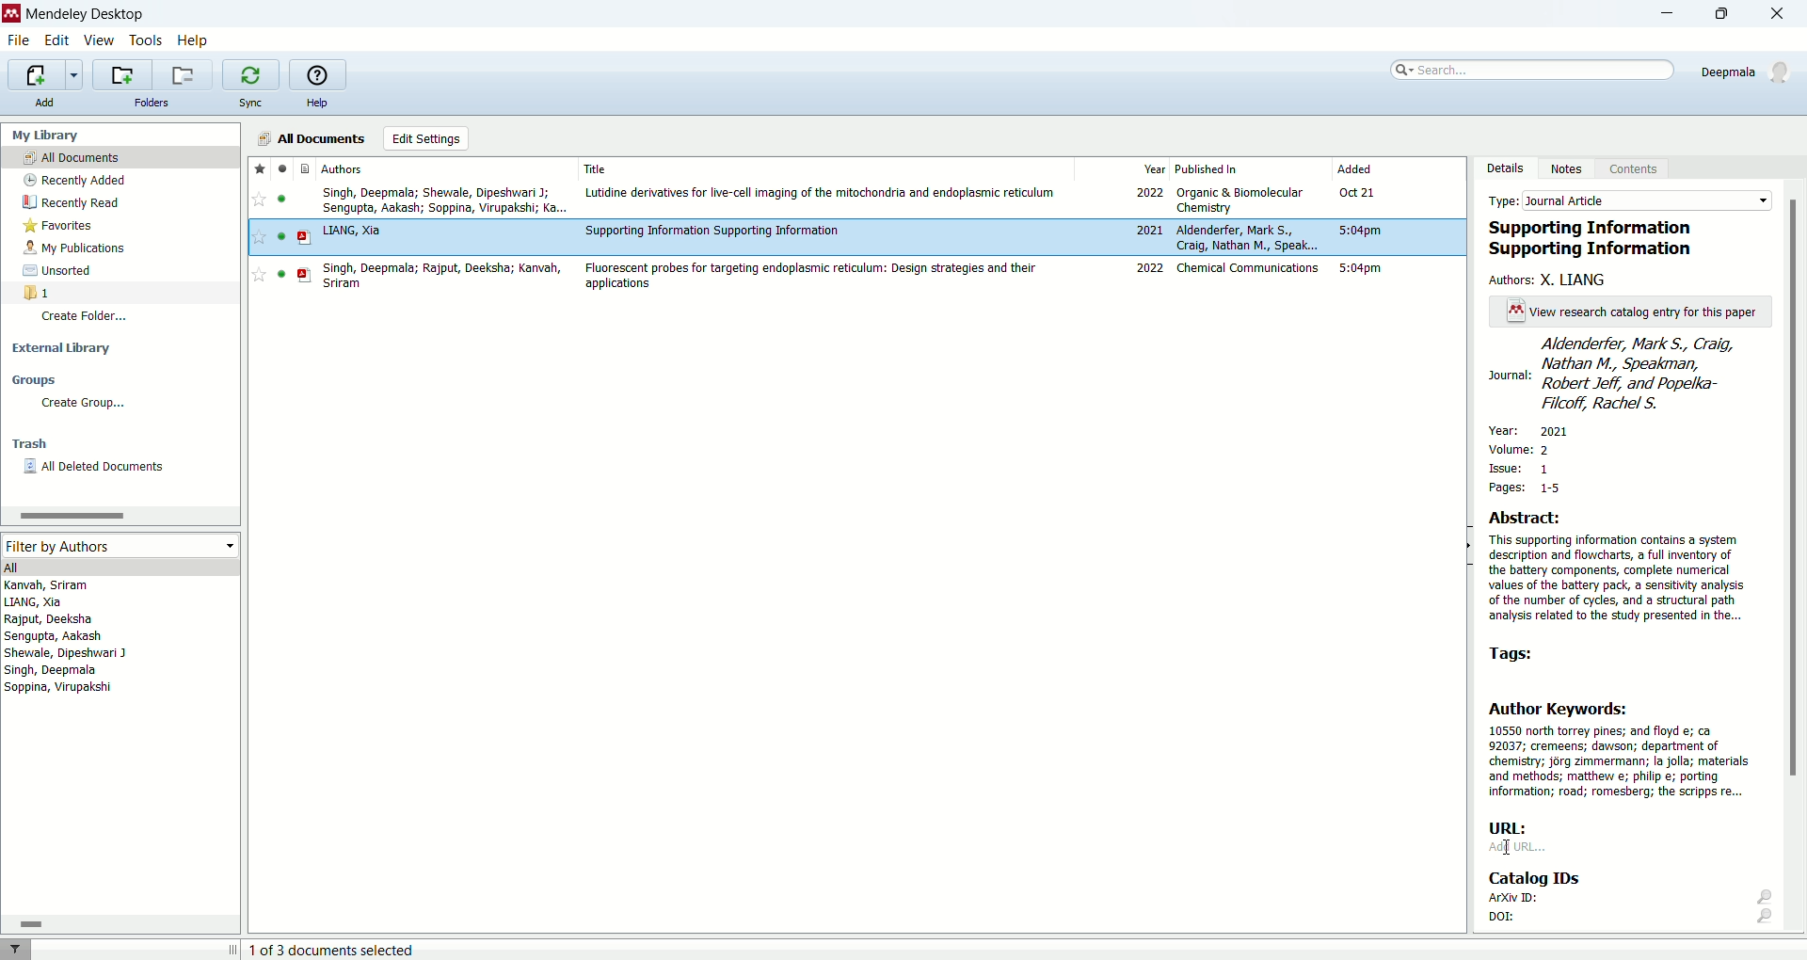 This screenshot has height=960, width=1807. Describe the element at coordinates (1148, 229) in the screenshot. I see `2021` at that location.